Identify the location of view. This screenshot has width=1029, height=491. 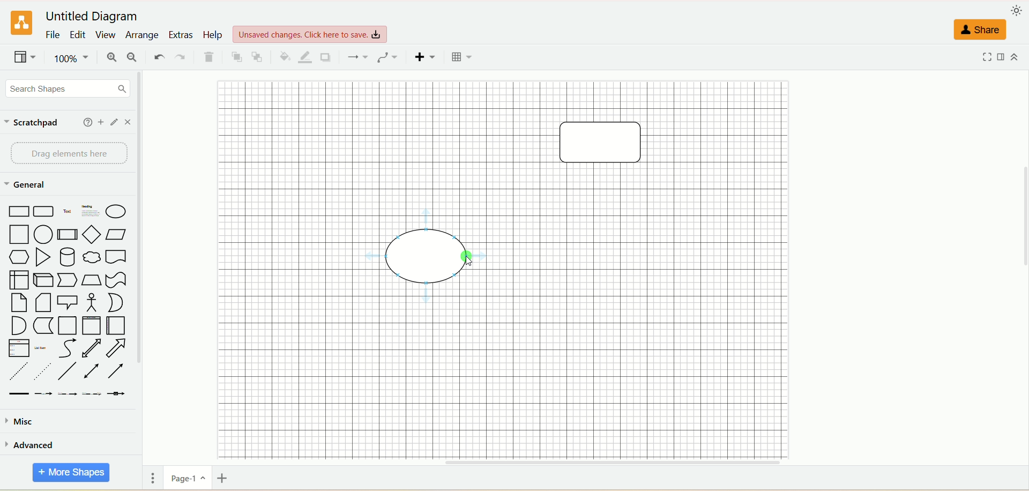
(311, 33).